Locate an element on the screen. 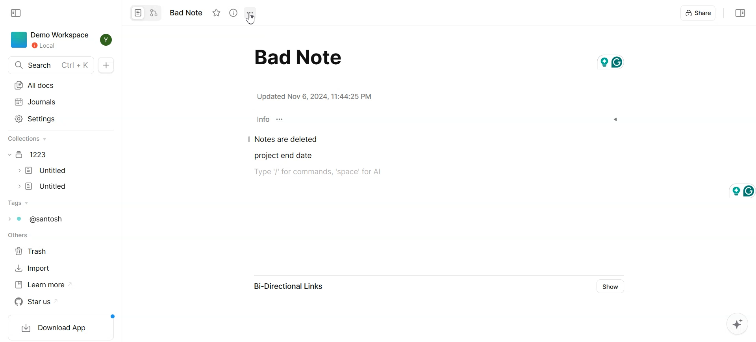 This screenshot has height=342, width=756. Customize properties is located at coordinates (280, 119).